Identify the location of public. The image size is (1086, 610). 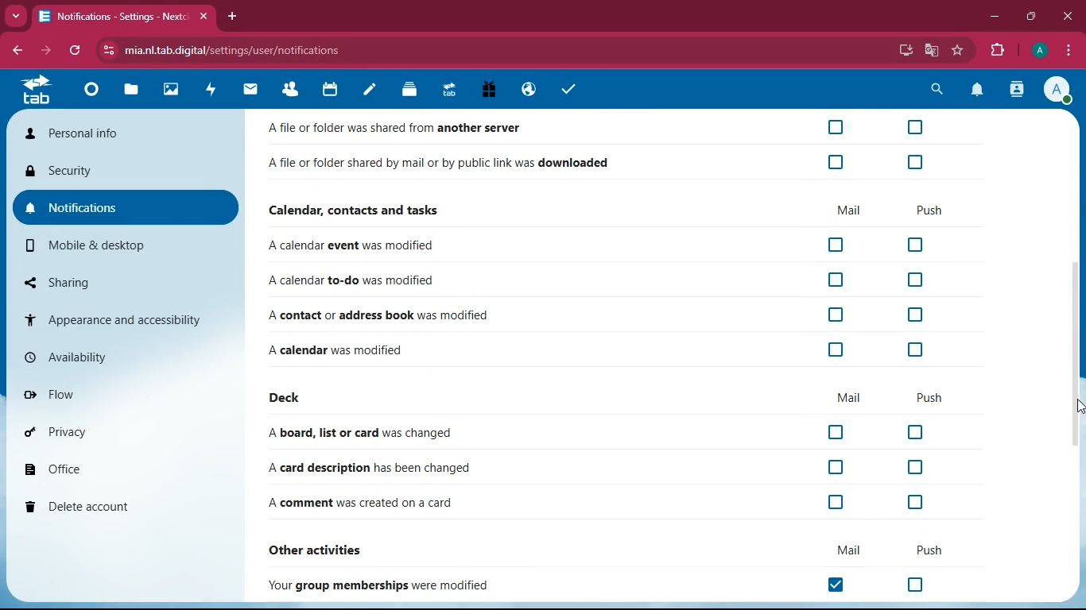
(527, 91).